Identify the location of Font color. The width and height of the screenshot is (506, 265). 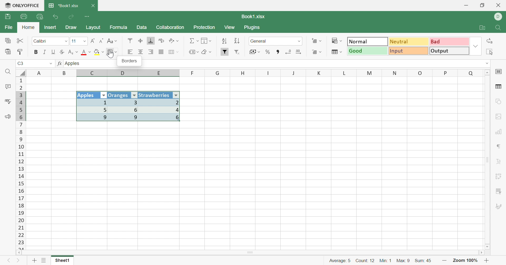
(87, 53).